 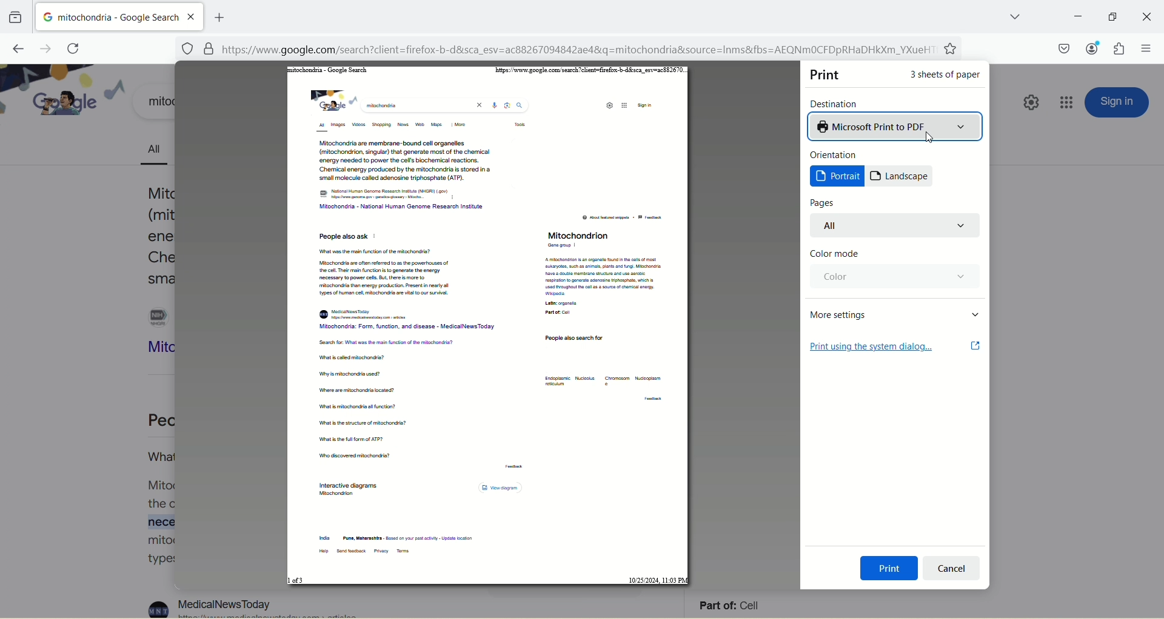 I want to click on sign in, so click(x=1118, y=102).